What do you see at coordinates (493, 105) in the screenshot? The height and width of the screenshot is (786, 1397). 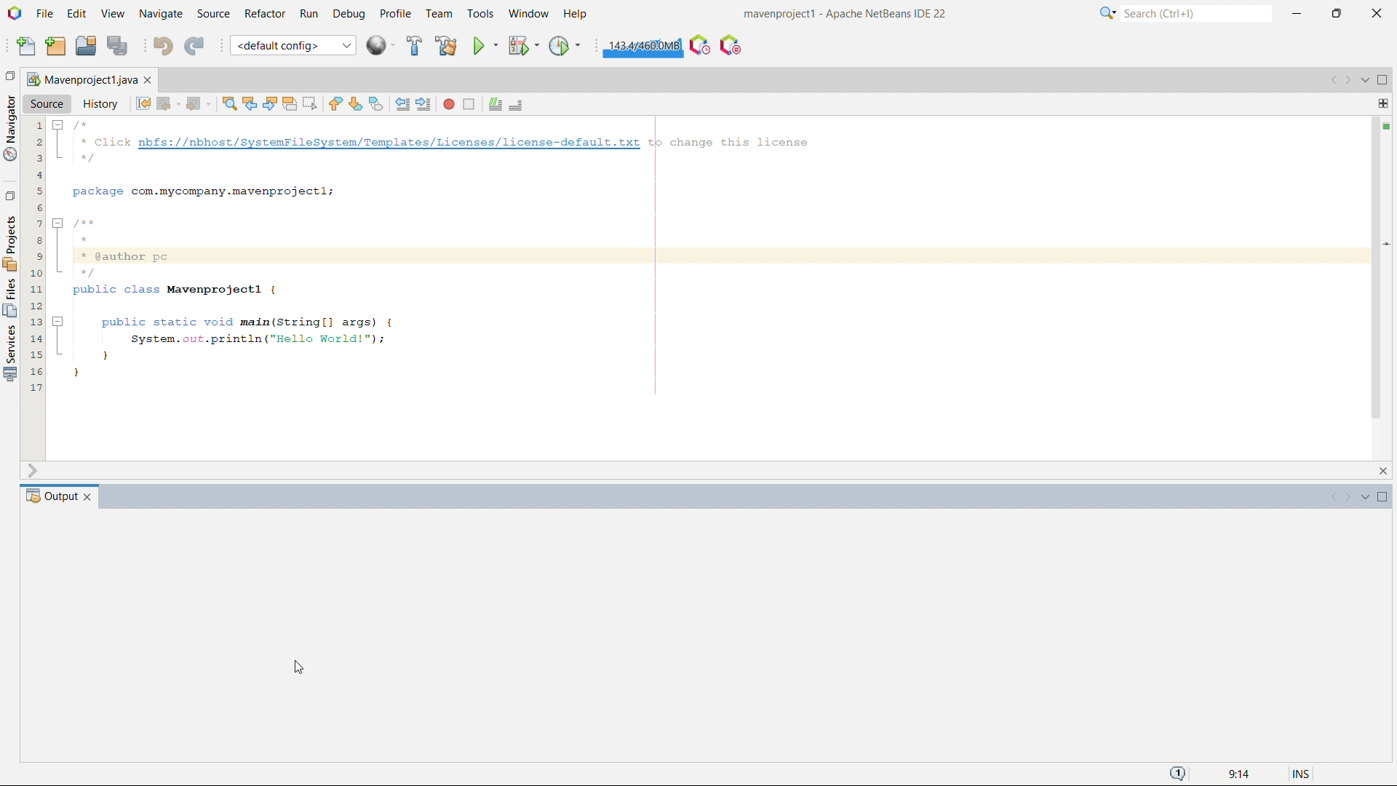 I see `comment` at bounding box center [493, 105].